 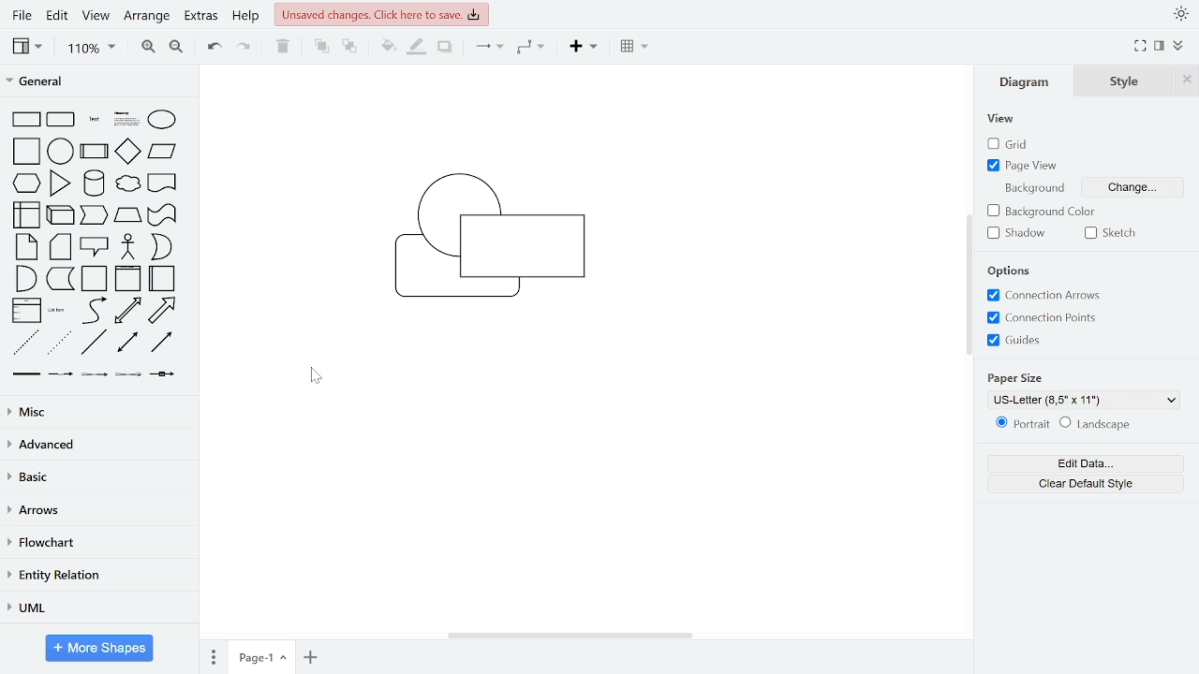 What do you see at coordinates (571, 637) in the screenshot?
I see `horizontal scrollbar` at bounding box center [571, 637].